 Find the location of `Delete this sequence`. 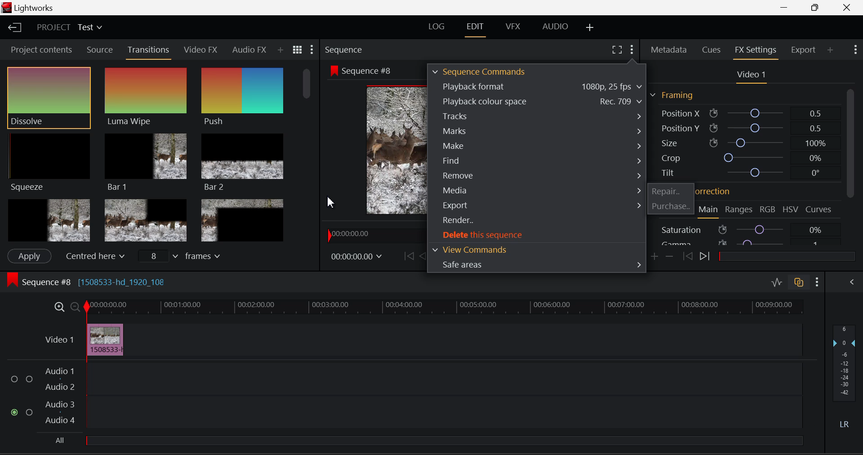

Delete this sequence is located at coordinates (538, 235).